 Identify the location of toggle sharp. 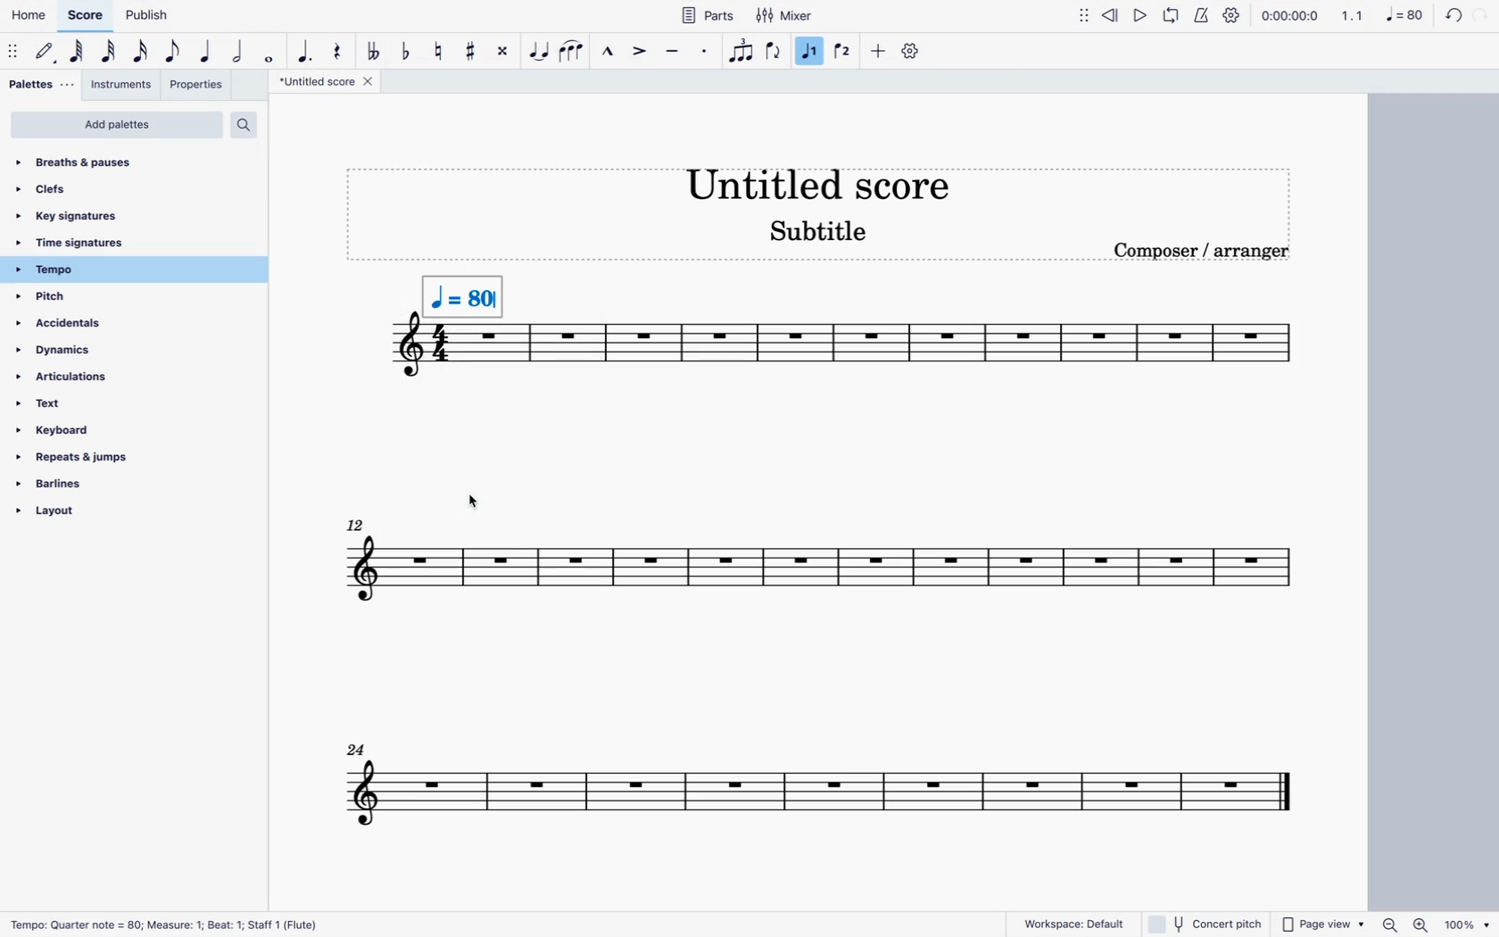
(469, 51).